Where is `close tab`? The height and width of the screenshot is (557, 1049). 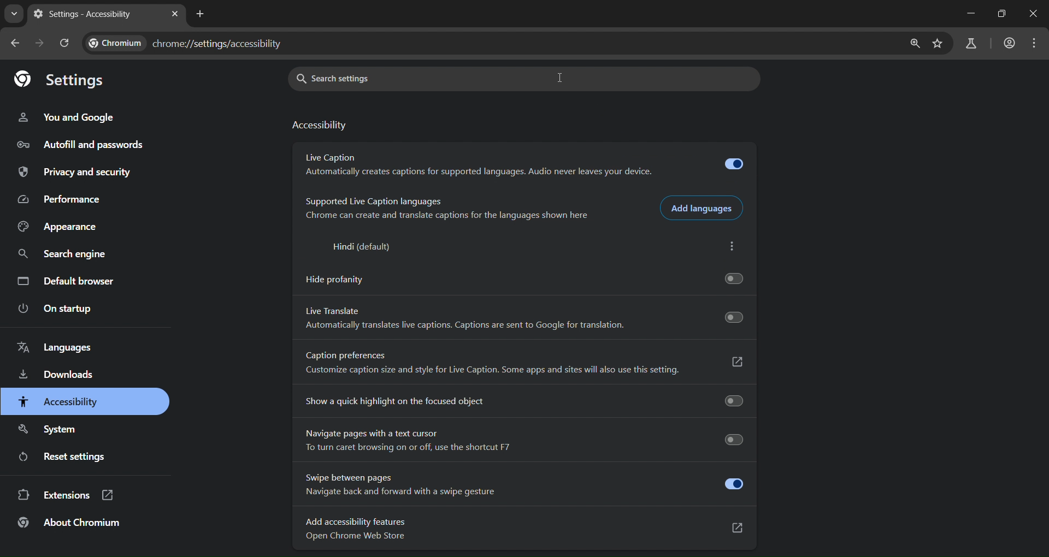
close tab is located at coordinates (175, 13).